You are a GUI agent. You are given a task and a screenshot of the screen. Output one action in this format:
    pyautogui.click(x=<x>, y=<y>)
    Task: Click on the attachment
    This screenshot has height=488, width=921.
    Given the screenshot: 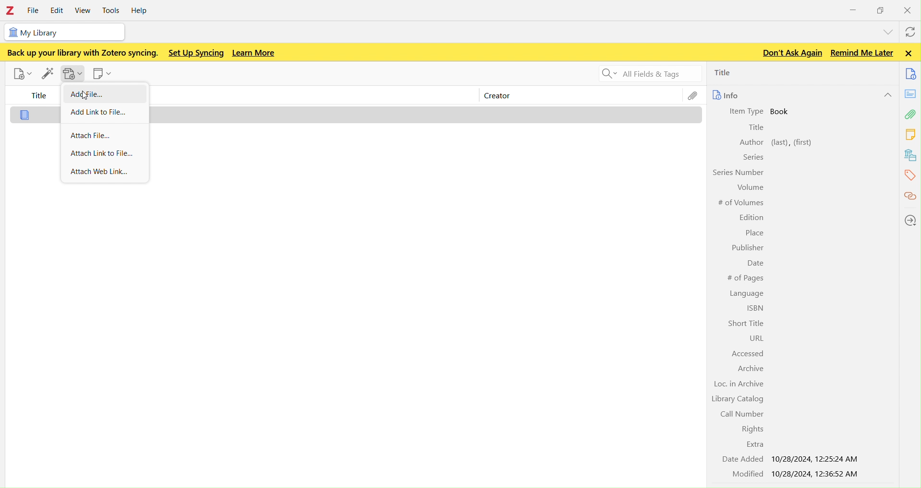 What is the action you would take?
    pyautogui.click(x=911, y=114)
    